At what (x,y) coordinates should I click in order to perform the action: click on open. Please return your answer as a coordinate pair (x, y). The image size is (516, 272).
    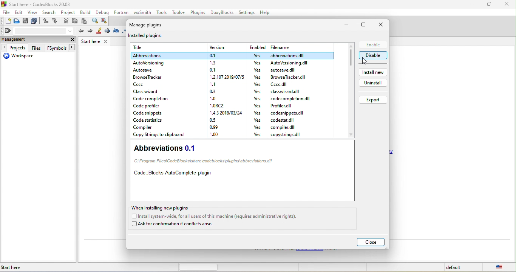
    Looking at the image, I should click on (17, 21).